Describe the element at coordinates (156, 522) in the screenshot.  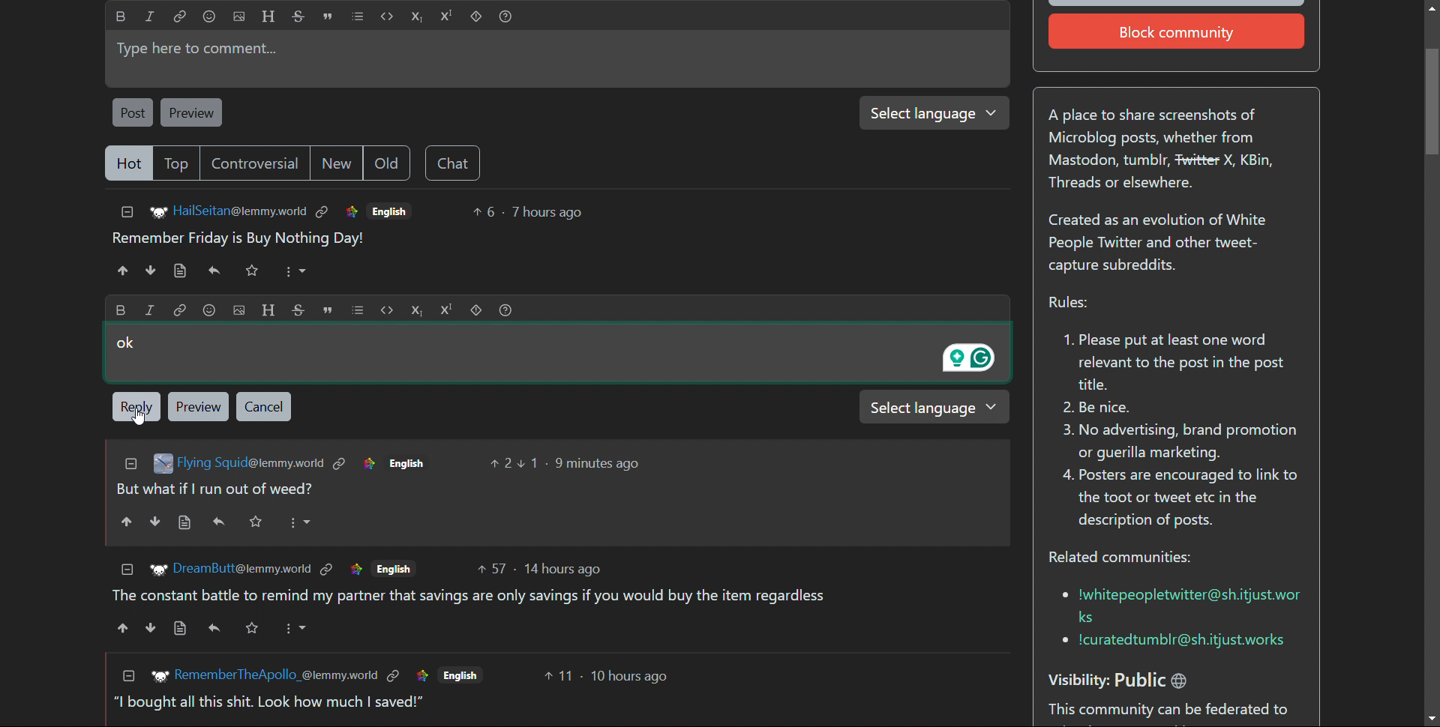
I see `downvote` at that location.